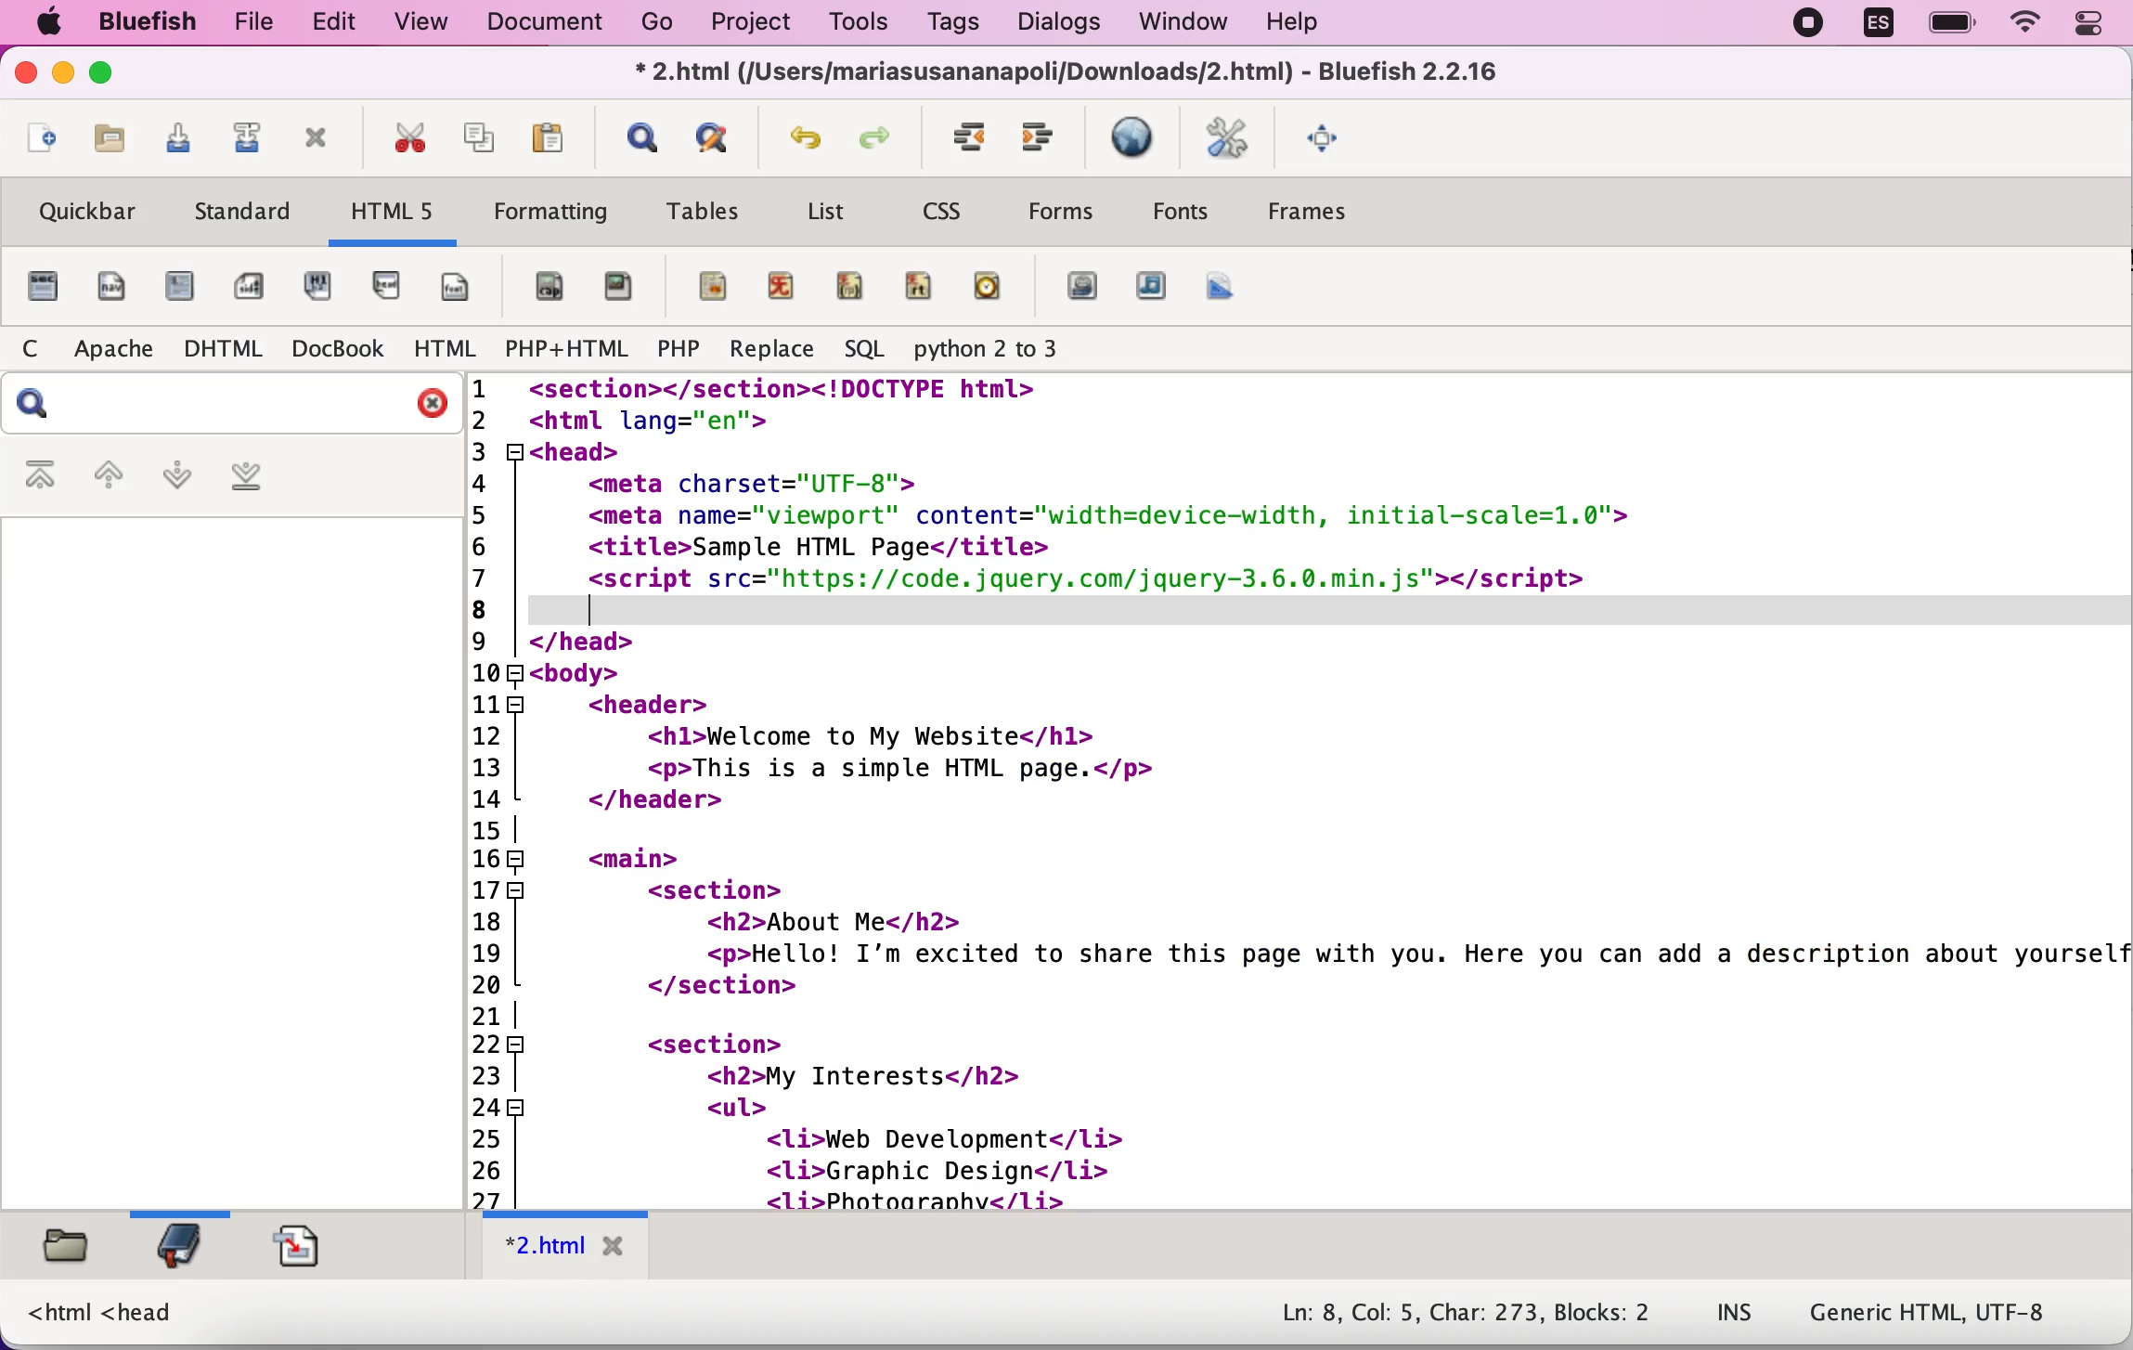 The image size is (2133, 1350). What do you see at coordinates (304, 1248) in the screenshot?
I see `snippets` at bounding box center [304, 1248].